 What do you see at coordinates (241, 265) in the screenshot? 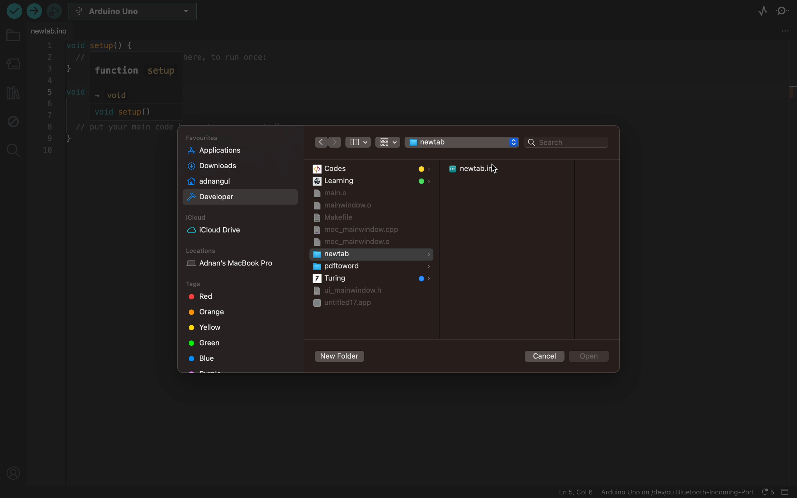
I see `adnan's mackbook pro` at bounding box center [241, 265].